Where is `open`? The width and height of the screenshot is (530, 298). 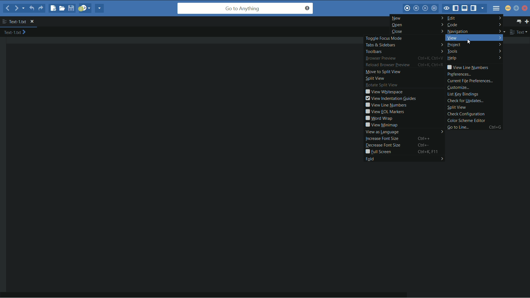
open is located at coordinates (417, 25).